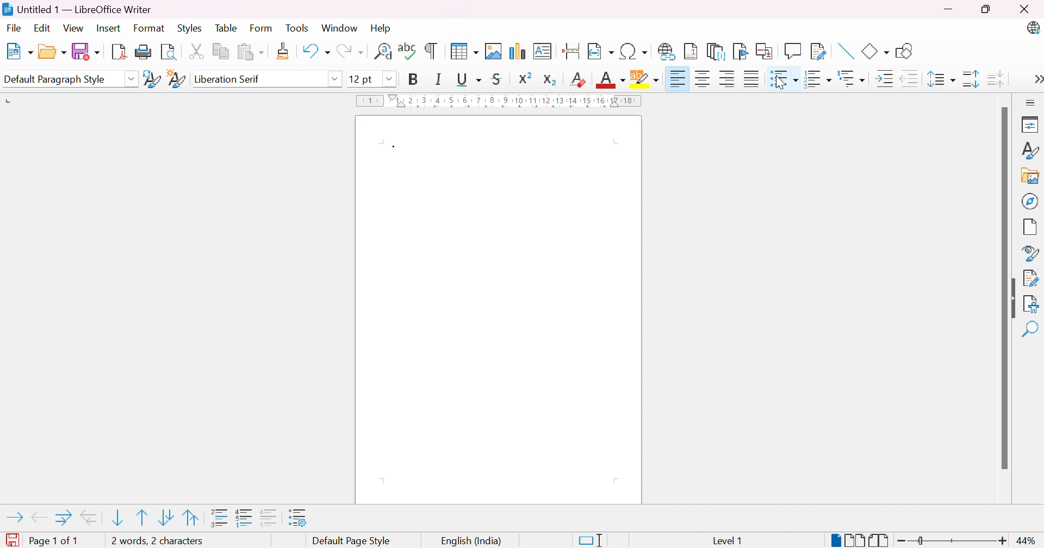  I want to click on Open, so click(52, 52).